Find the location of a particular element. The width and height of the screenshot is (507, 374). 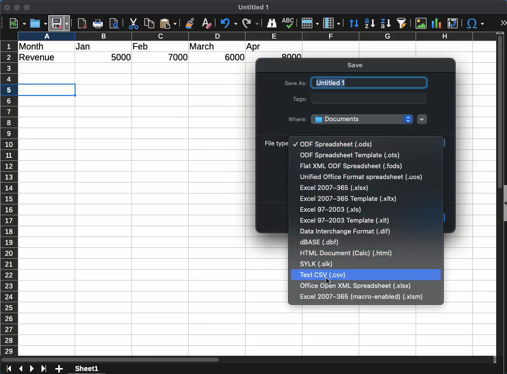

sheet 1 is located at coordinates (96, 369).